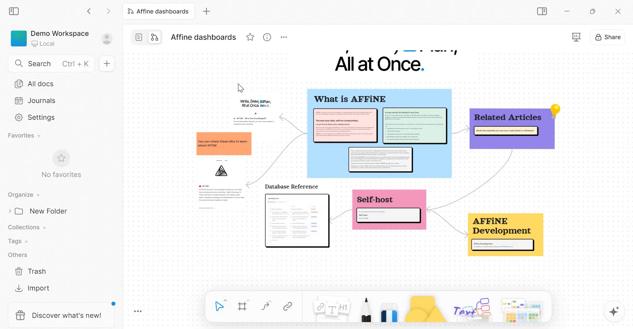 Image resolution: width=633 pixels, height=329 pixels. What do you see at coordinates (17, 255) in the screenshot?
I see `Others` at bounding box center [17, 255].